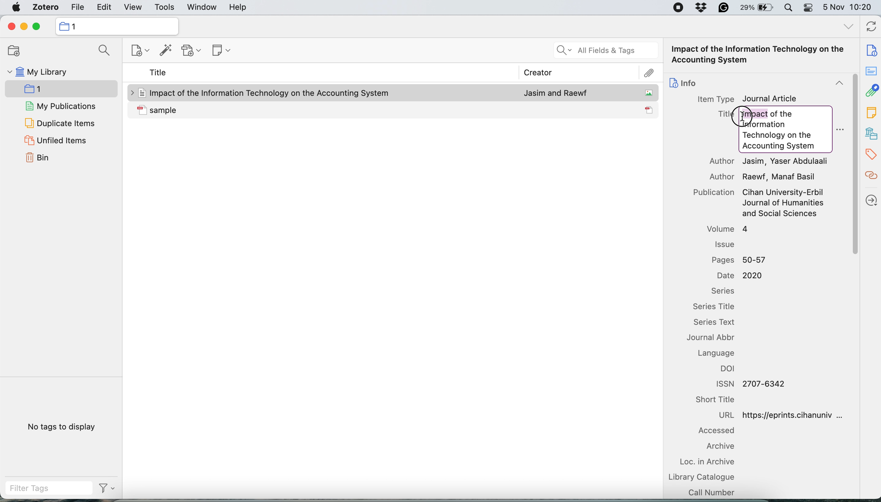  What do you see at coordinates (871, 91) in the screenshot?
I see `attachment` at bounding box center [871, 91].